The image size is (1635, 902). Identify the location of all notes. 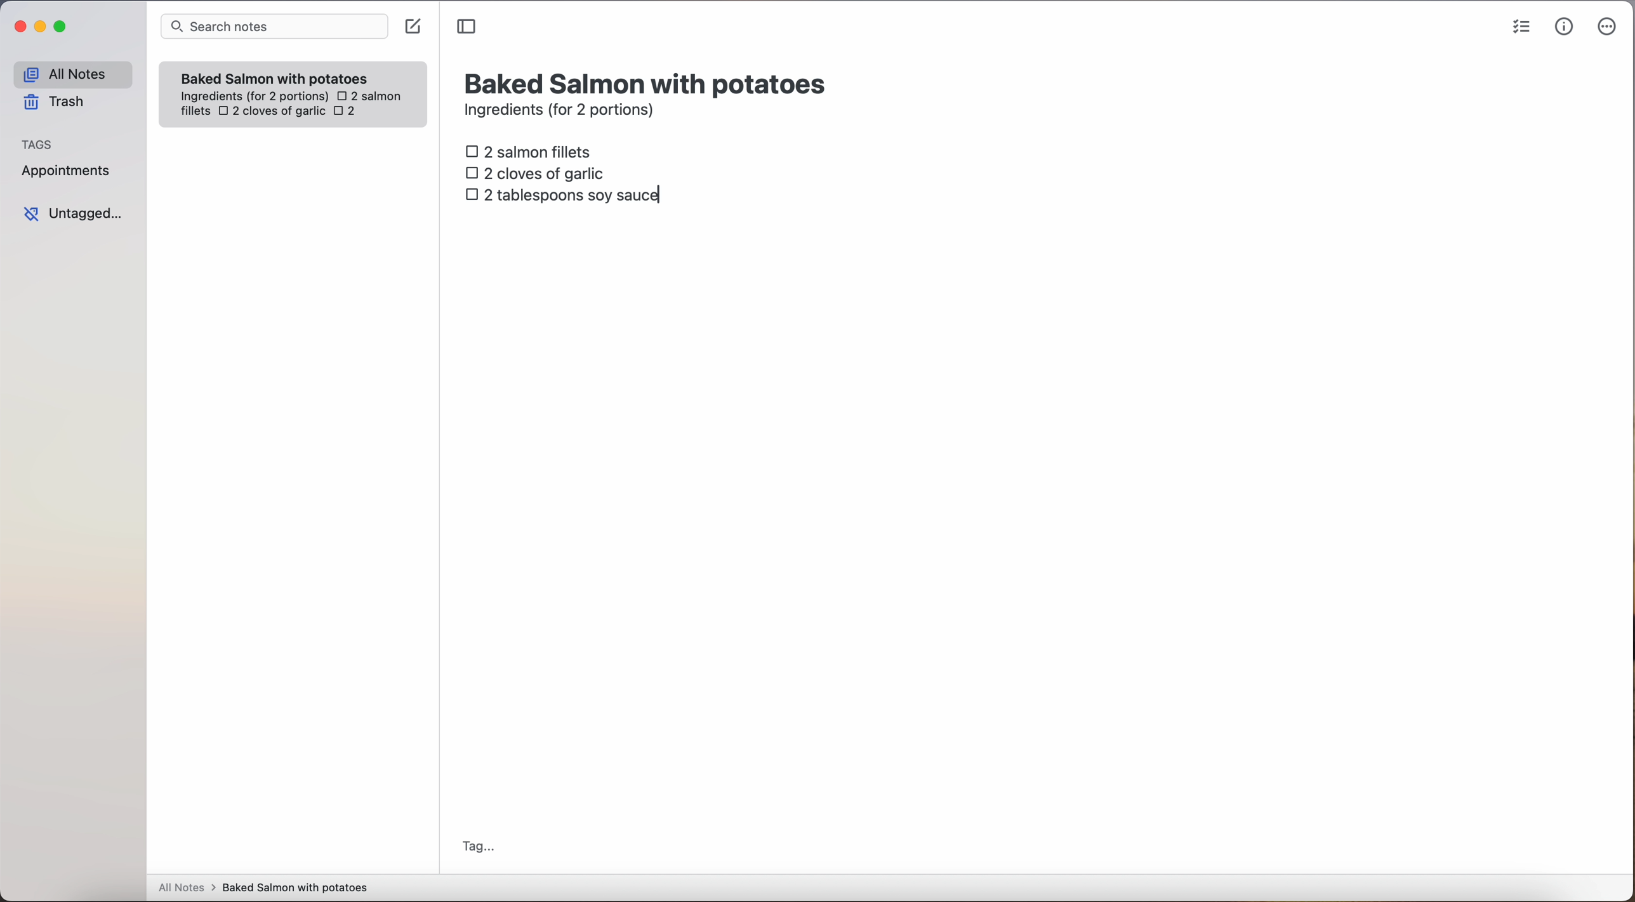
(72, 74).